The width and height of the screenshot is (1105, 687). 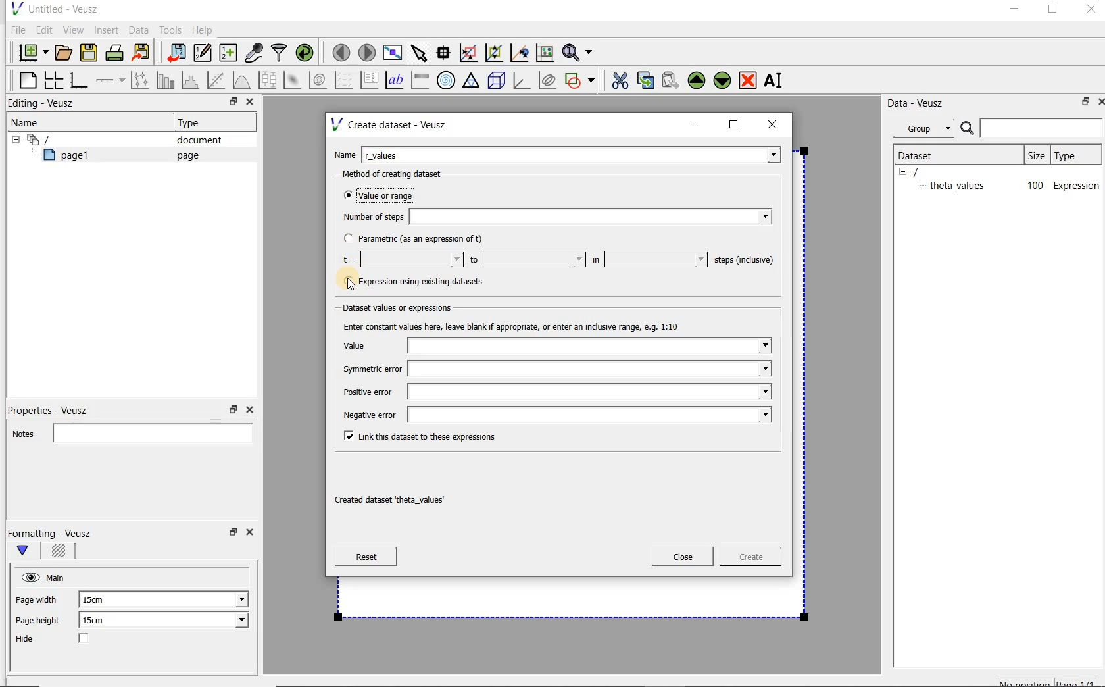 I want to click on add an axis to a plot, so click(x=111, y=80).